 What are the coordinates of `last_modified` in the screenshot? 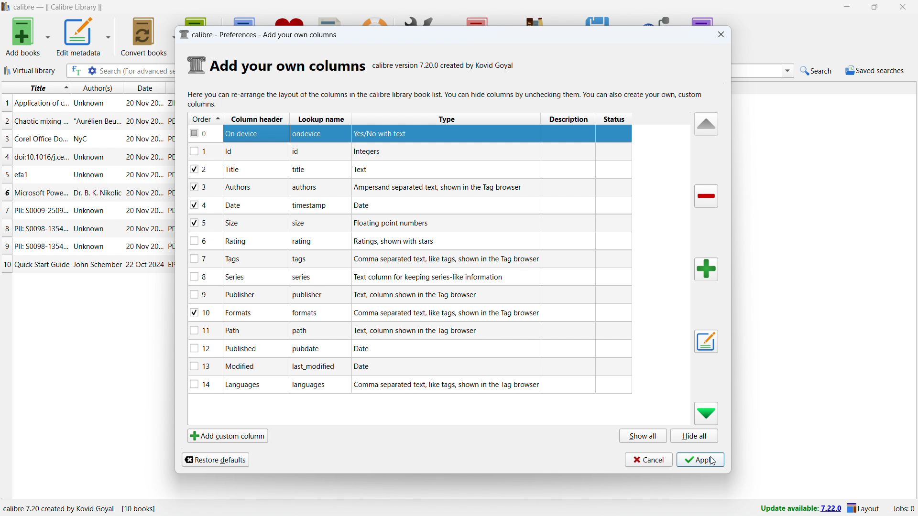 It's located at (316, 367).